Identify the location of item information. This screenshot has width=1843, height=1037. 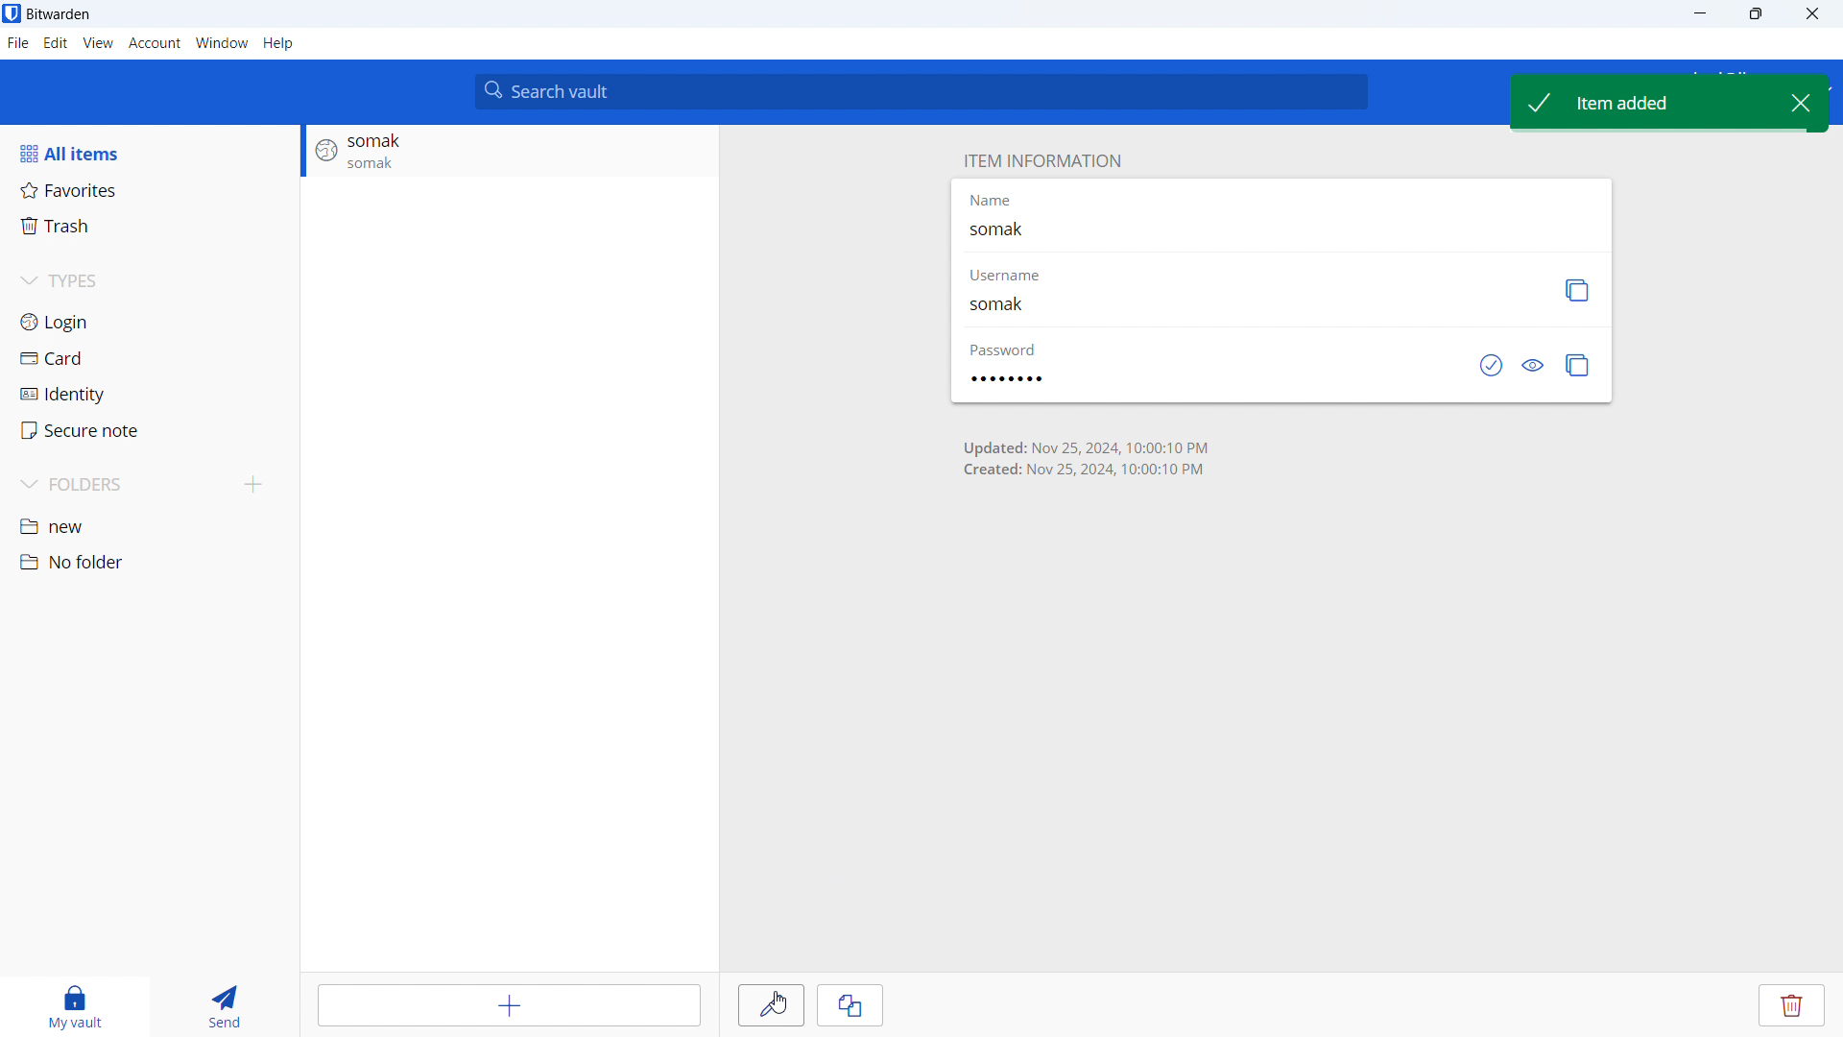
(1041, 161).